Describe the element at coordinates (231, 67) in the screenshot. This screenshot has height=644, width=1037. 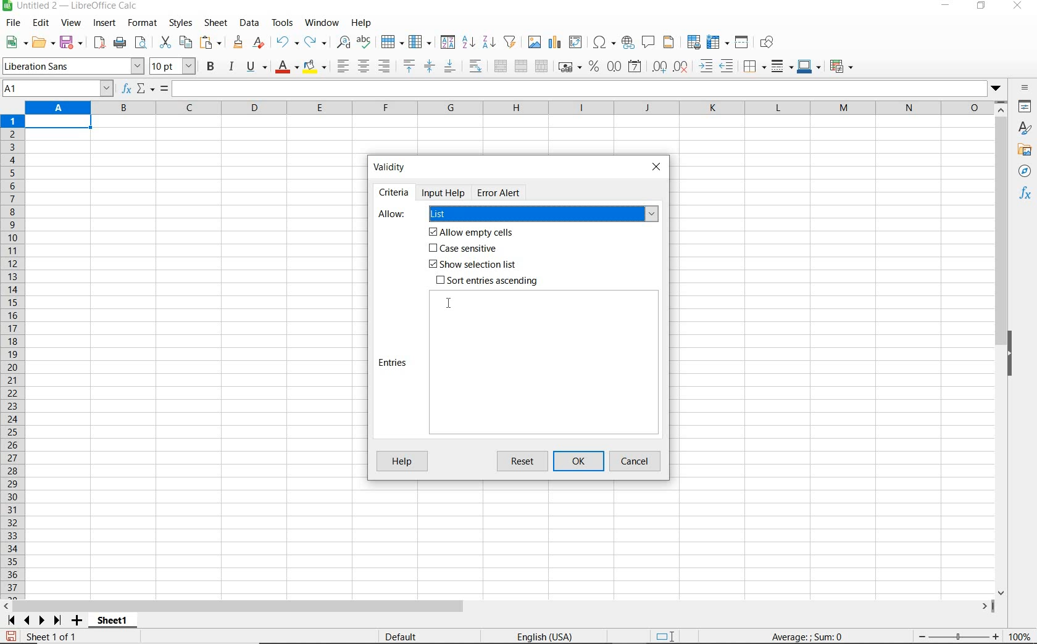
I see `italic` at that location.